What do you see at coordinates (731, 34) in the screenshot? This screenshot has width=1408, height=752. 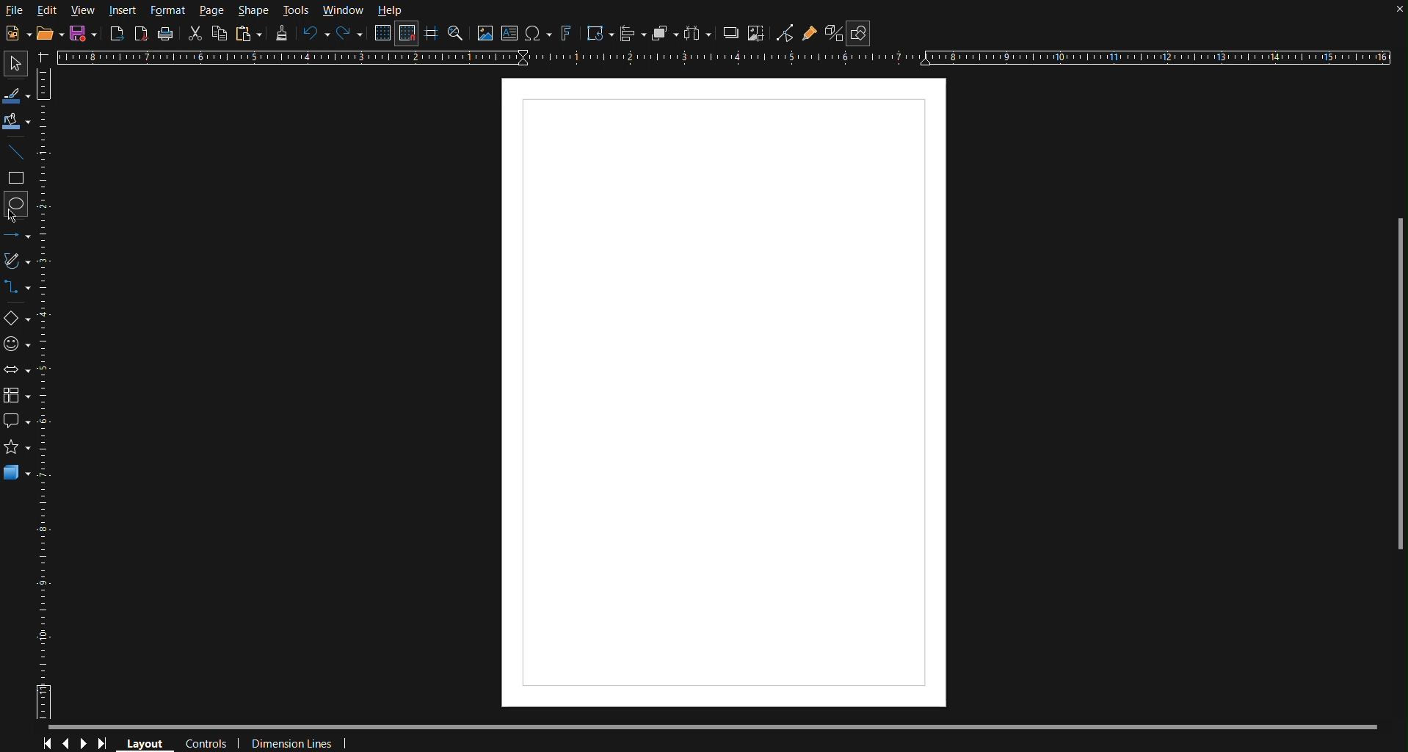 I see `Shadow` at bounding box center [731, 34].